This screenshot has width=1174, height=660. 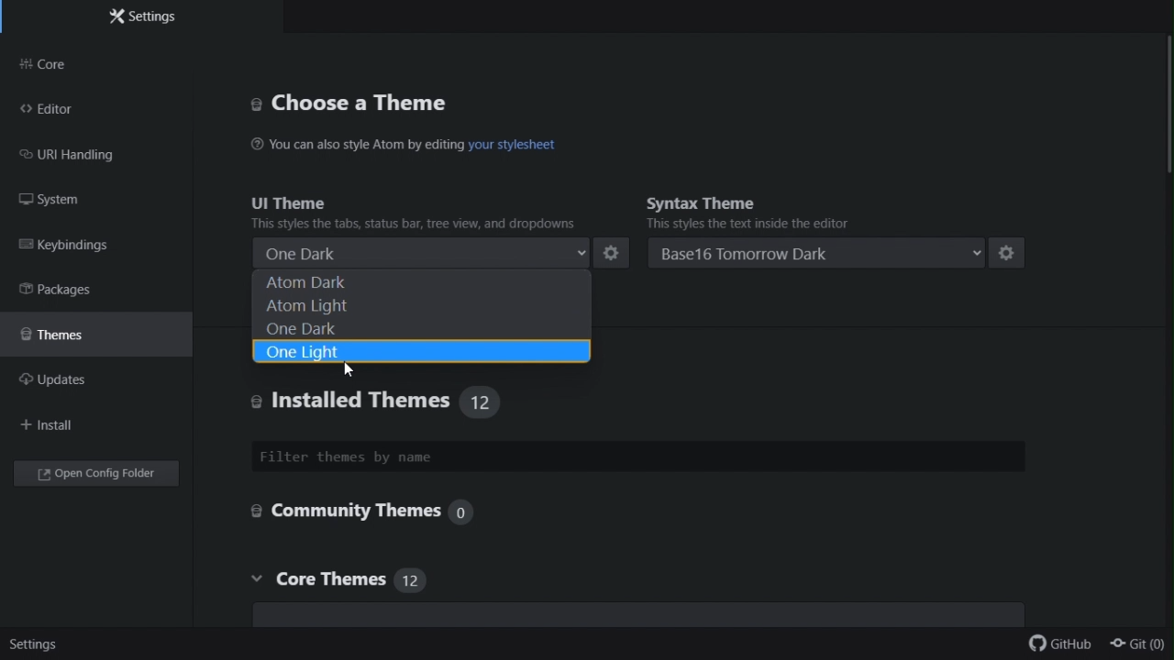 I want to click on one dark, so click(x=420, y=254).